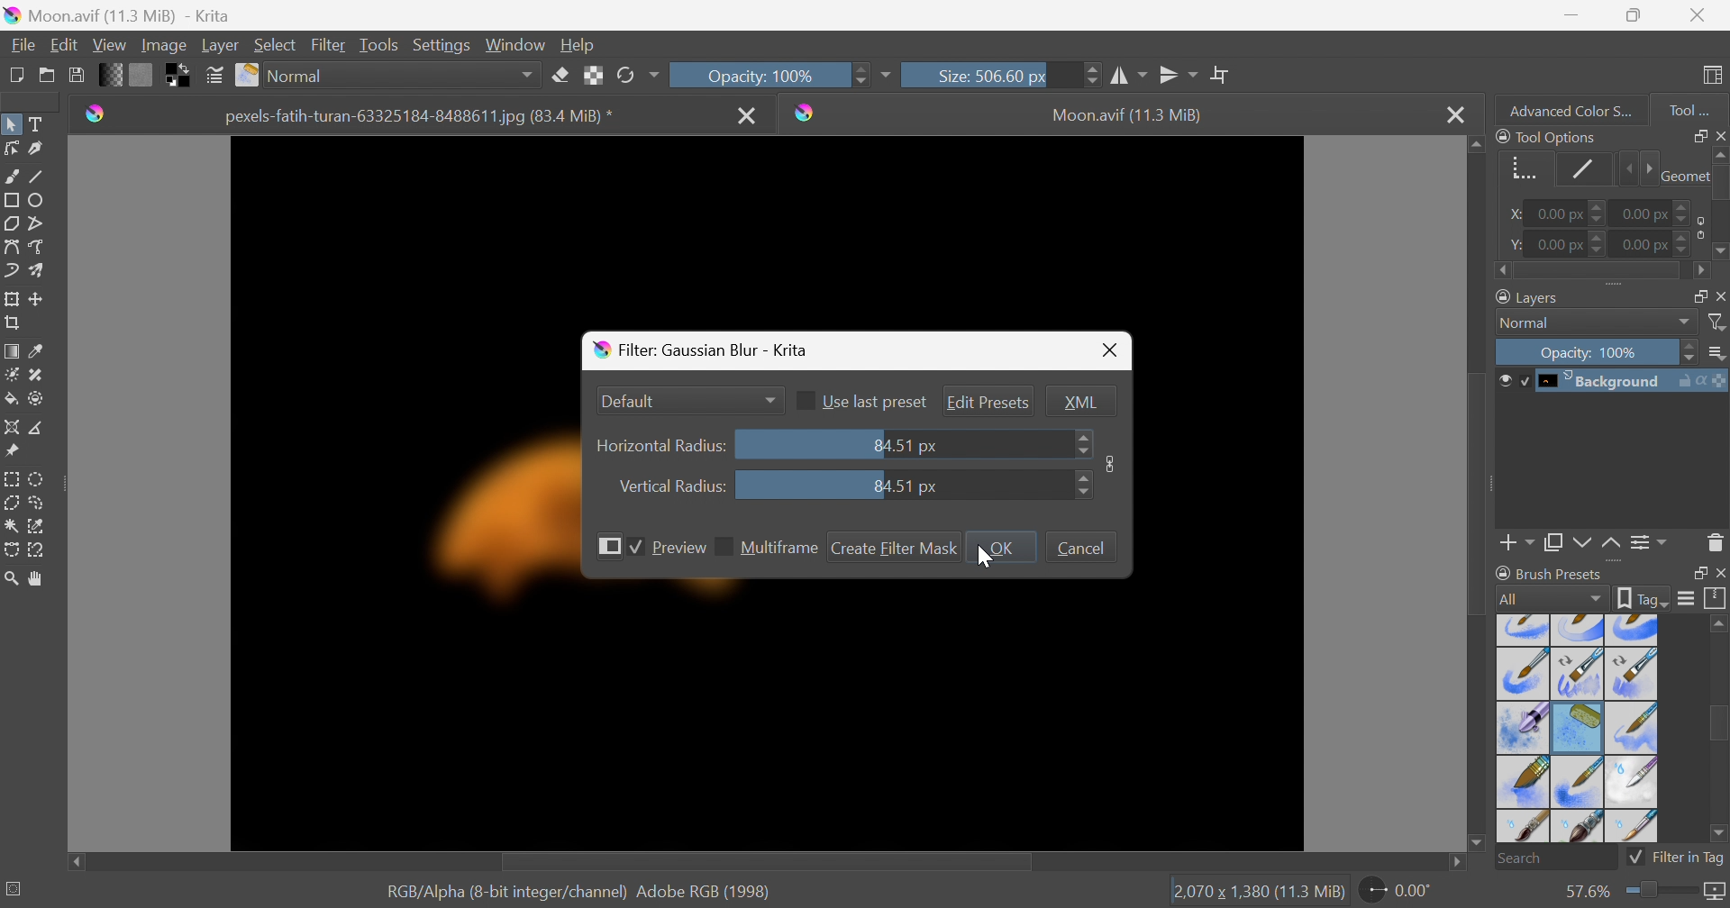 The width and height of the screenshot is (1730, 908). Describe the element at coordinates (1257, 893) in the screenshot. I see `2,070×1,380 (11.3 MiB)` at that location.